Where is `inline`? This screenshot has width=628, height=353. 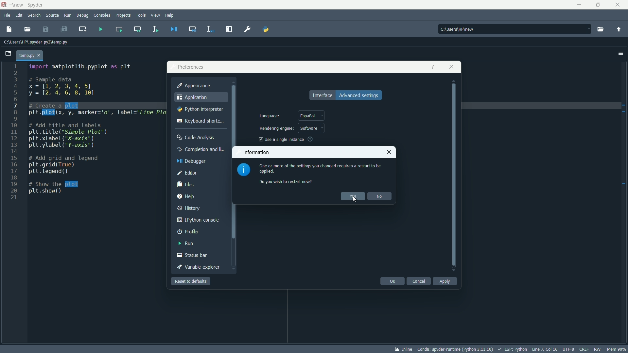
inline is located at coordinates (404, 349).